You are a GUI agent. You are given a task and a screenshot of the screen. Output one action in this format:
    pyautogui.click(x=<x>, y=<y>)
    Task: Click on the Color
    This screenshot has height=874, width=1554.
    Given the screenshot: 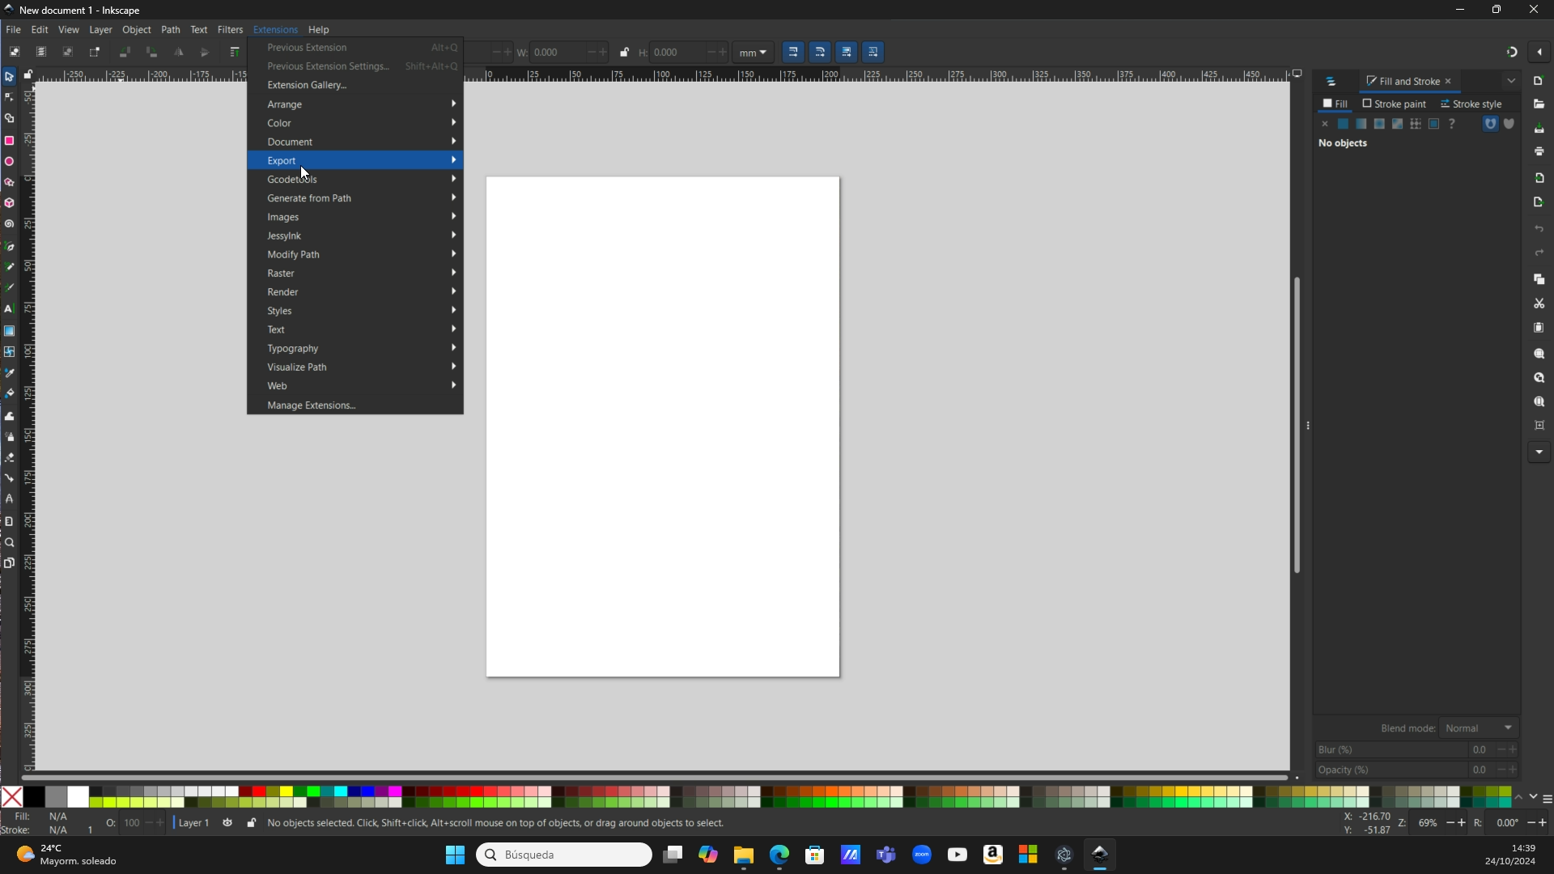 What is the action you would take?
    pyautogui.click(x=363, y=123)
    